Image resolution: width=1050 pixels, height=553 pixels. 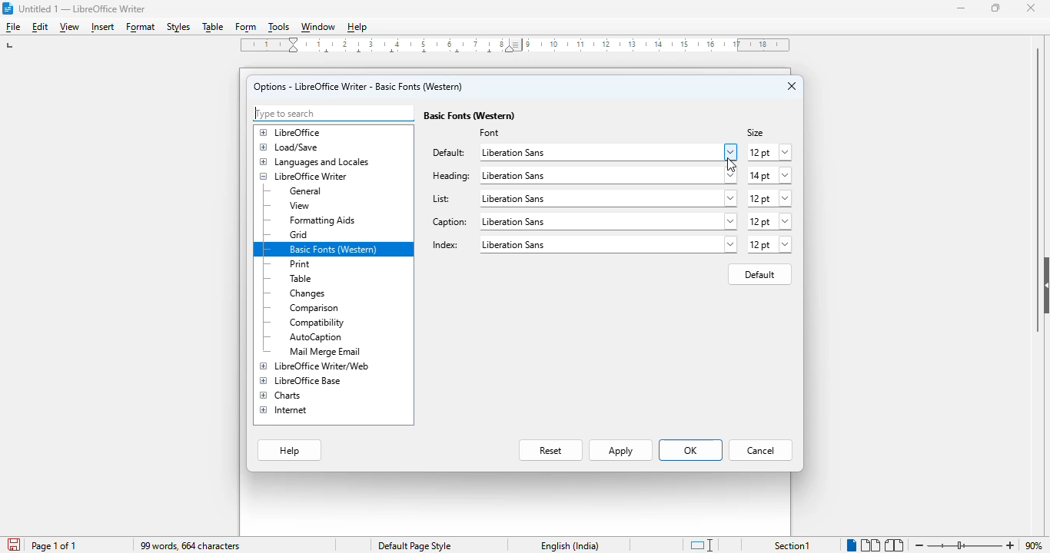 What do you see at coordinates (962, 8) in the screenshot?
I see `minimize` at bounding box center [962, 8].